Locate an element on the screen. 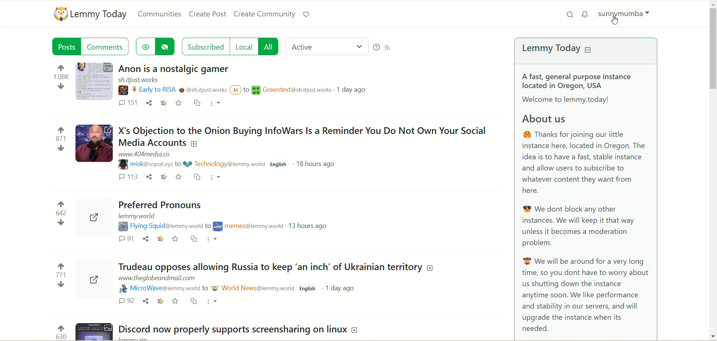 This screenshot has width=717, height=341. notification is located at coordinates (586, 14).